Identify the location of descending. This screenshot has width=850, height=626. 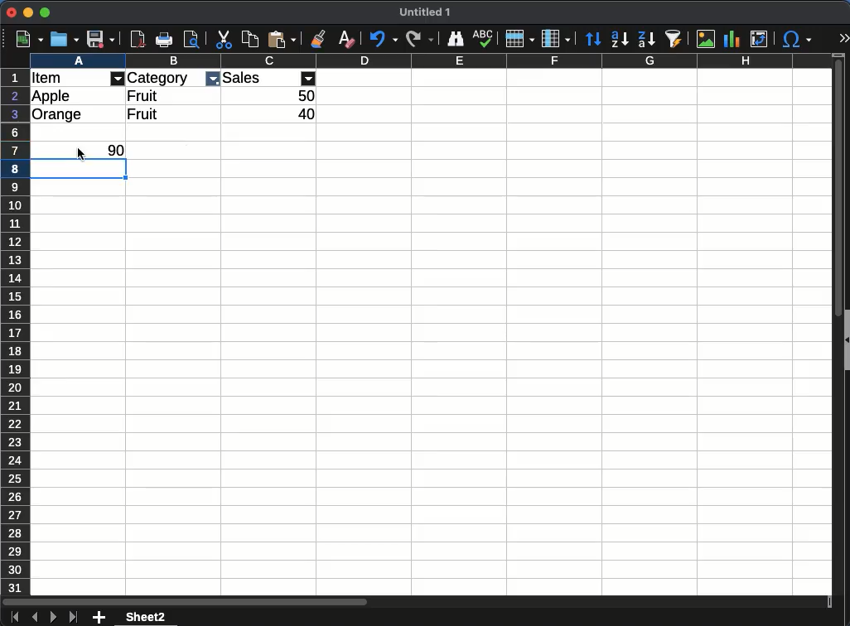
(619, 40).